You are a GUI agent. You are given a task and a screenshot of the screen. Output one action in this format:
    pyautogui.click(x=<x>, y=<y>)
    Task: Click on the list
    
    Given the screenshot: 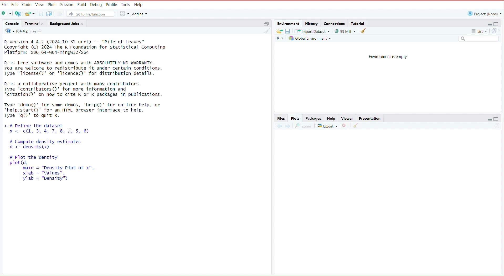 What is the action you would take?
    pyautogui.click(x=481, y=32)
    